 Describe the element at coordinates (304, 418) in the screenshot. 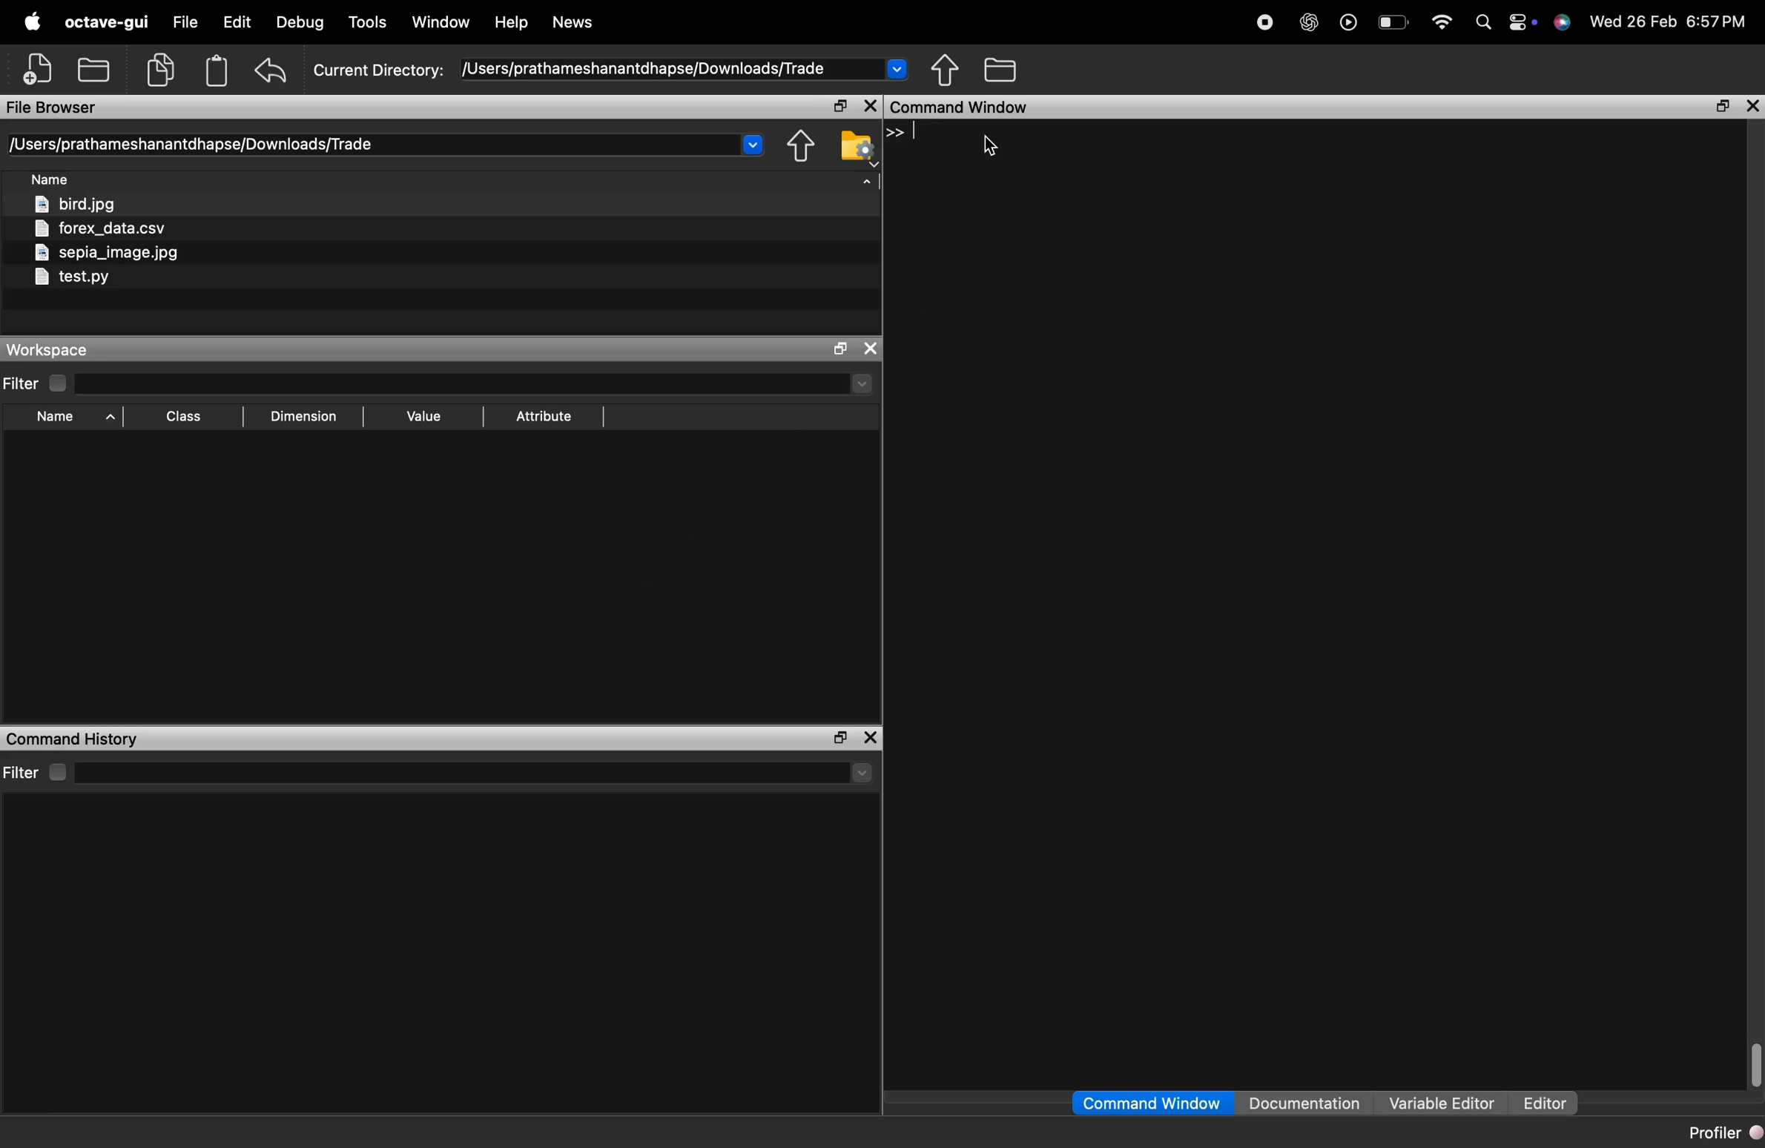

I see `sort by dimension` at that location.